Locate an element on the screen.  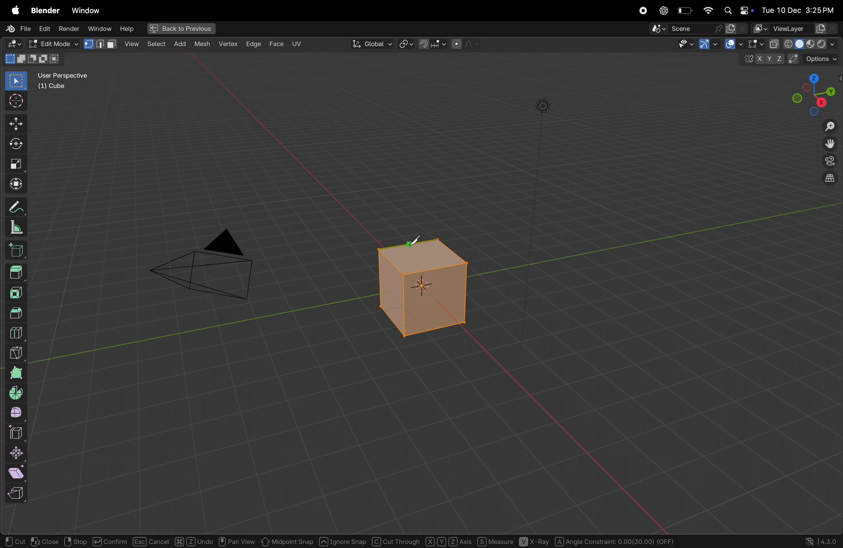
spin is located at coordinates (16, 393).